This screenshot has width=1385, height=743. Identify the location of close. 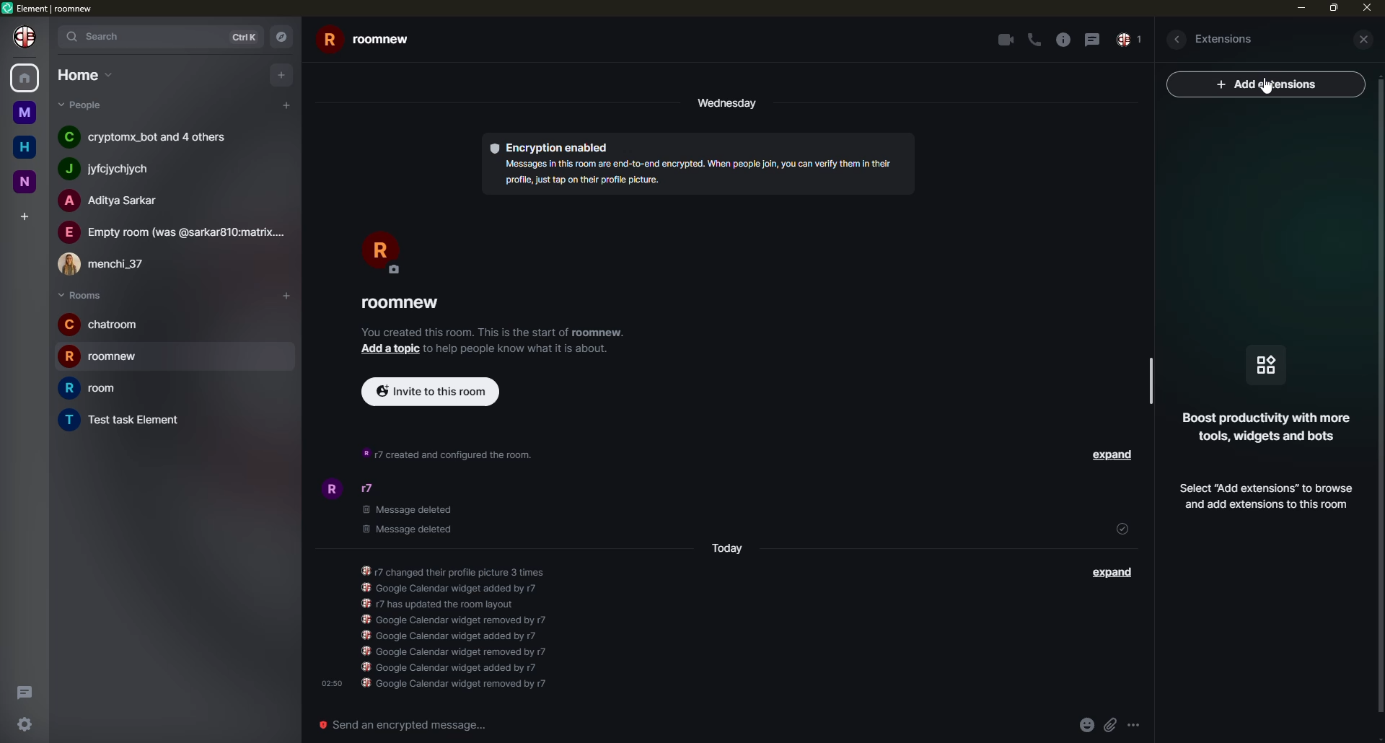
(1367, 38).